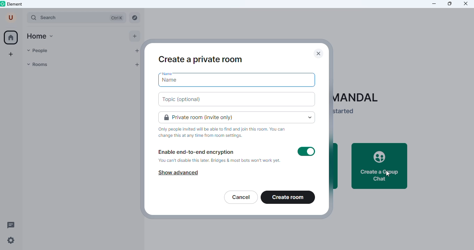 The height and width of the screenshot is (250, 474). Describe the element at coordinates (355, 103) in the screenshot. I see `text` at that location.